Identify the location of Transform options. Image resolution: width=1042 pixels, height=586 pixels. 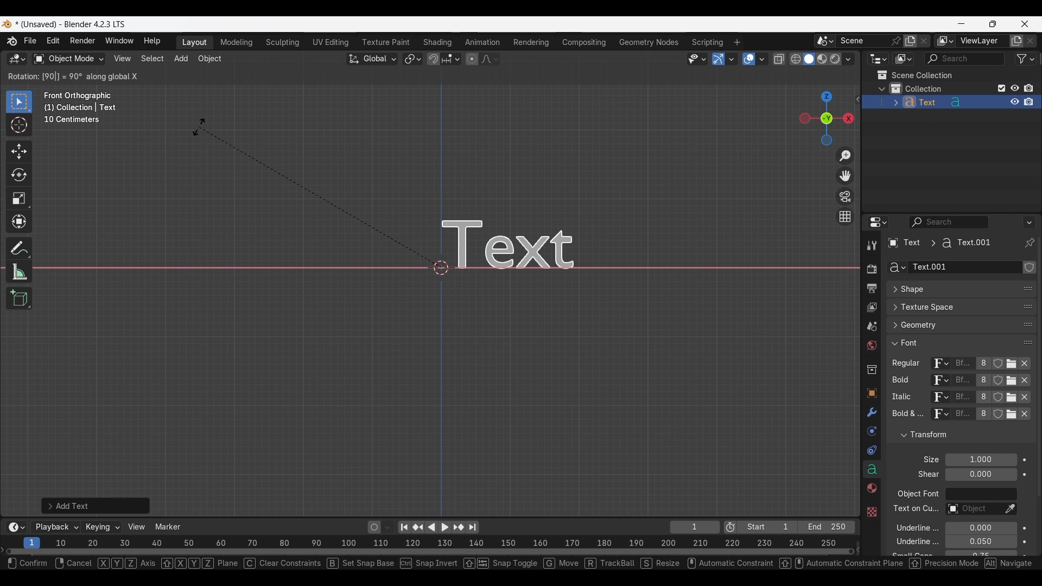
(834, 77).